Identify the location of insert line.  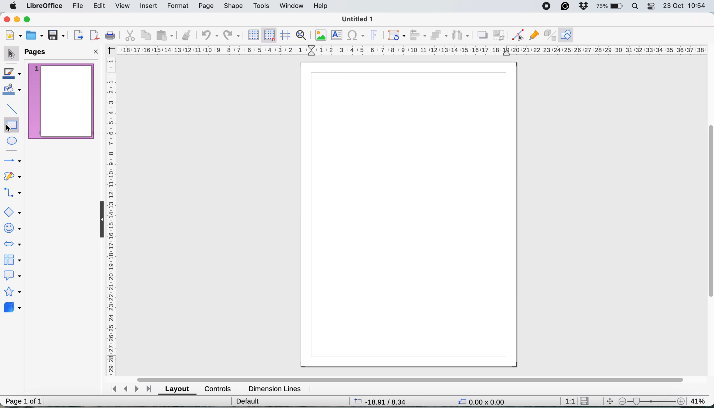
(10, 108).